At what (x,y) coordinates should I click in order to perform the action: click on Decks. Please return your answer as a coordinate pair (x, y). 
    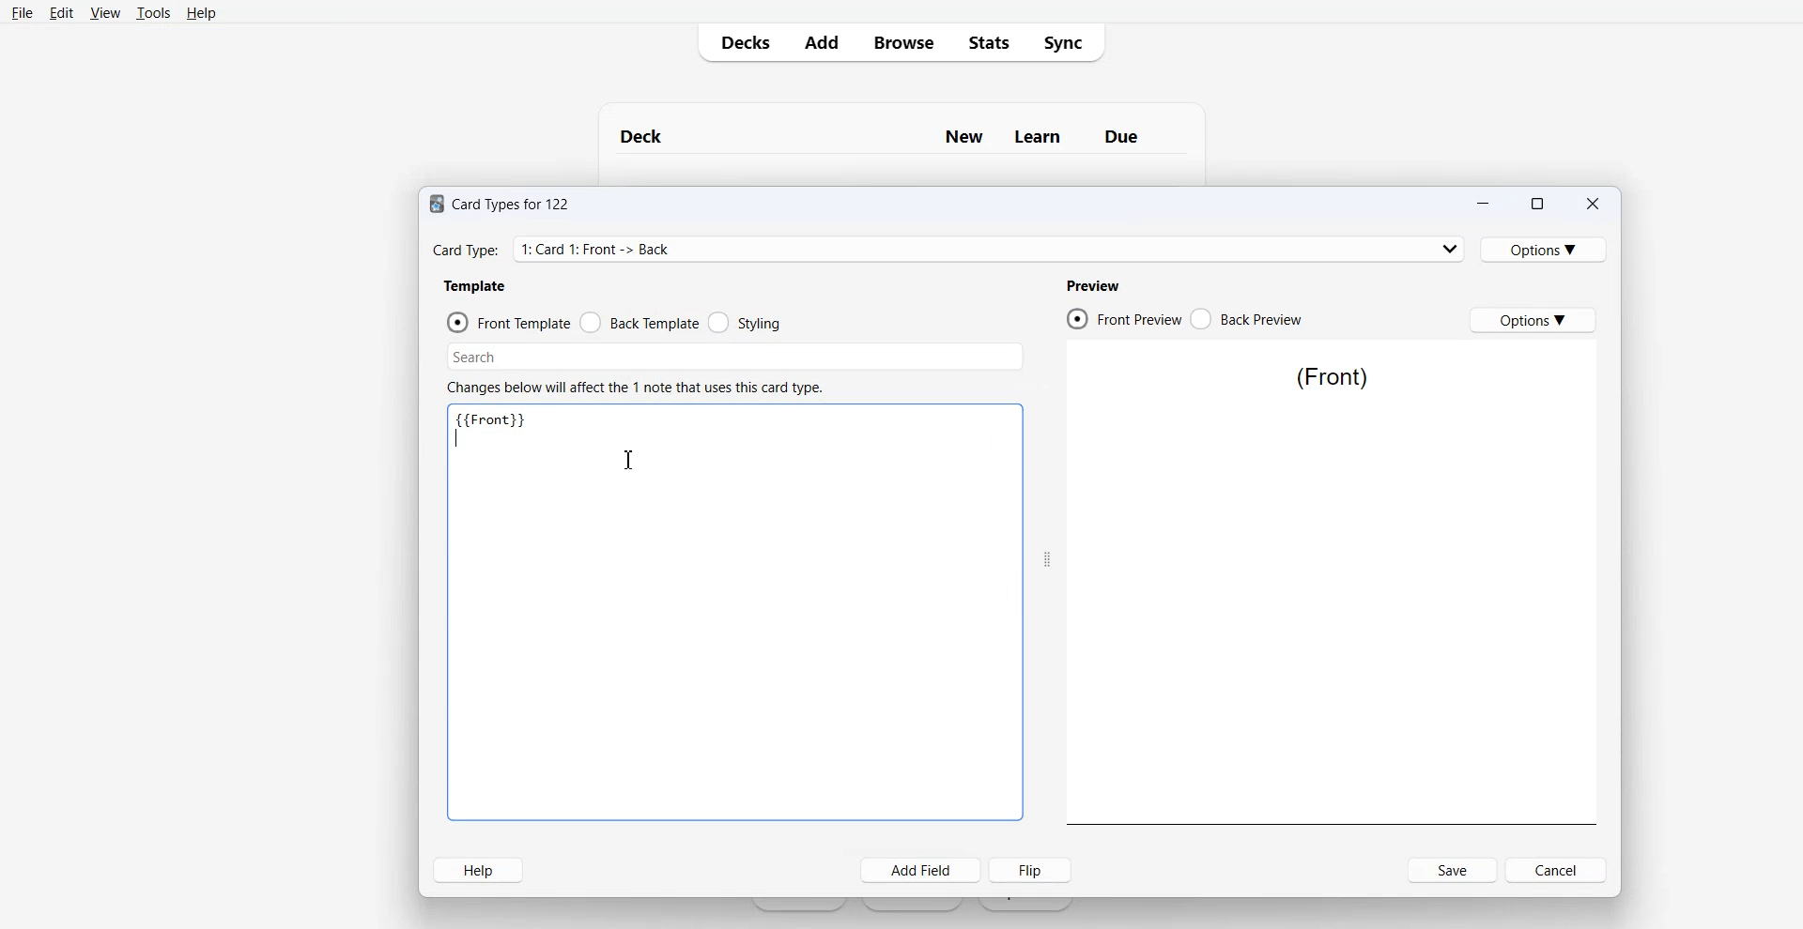
    Looking at the image, I should click on (741, 43).